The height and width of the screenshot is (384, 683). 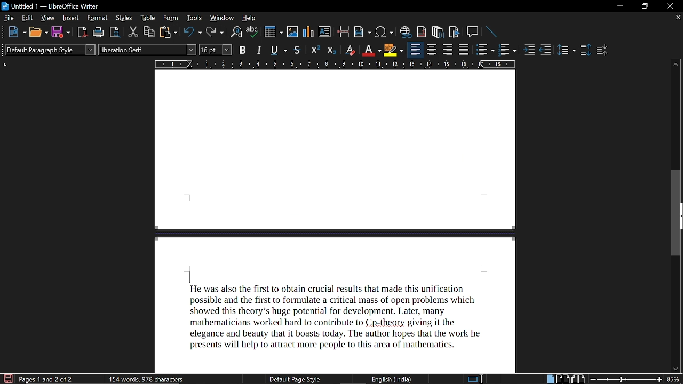 I want to click on Toggle print preview, so click(x=114, y=33).